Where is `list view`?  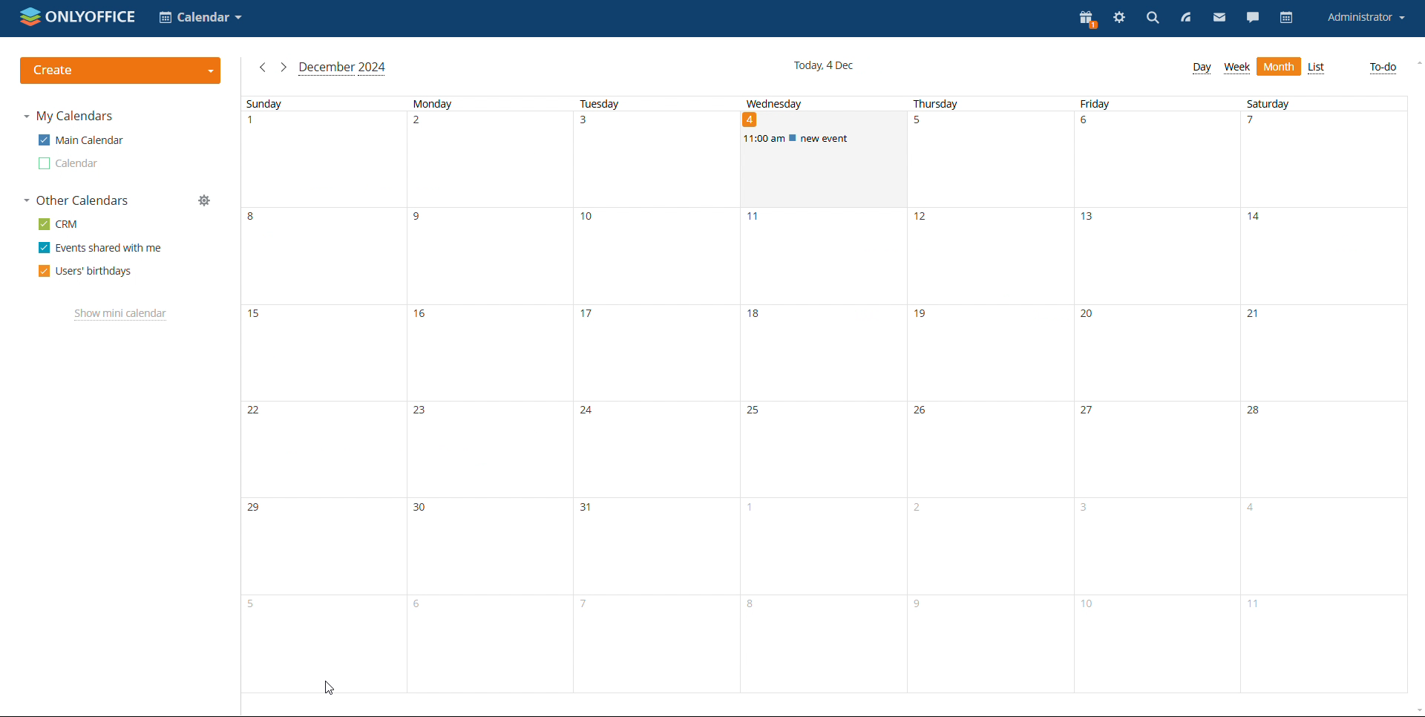
list view is located at coordinates (1279, 67).